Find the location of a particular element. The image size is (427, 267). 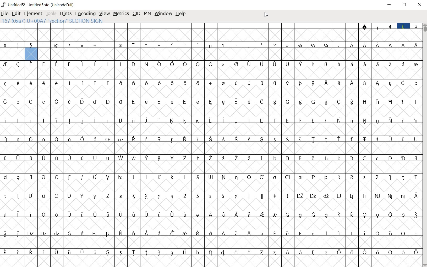

SCROLLBAR is located at coordinates (424, 145).